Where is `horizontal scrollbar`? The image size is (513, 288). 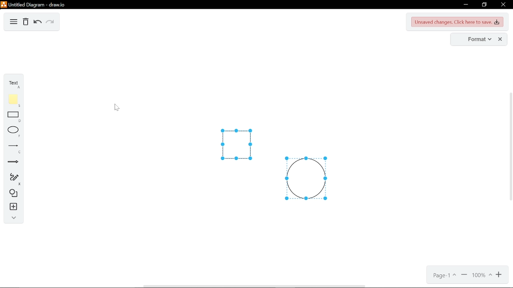 horizontal scrollbar is located at coordinates (254, 286).